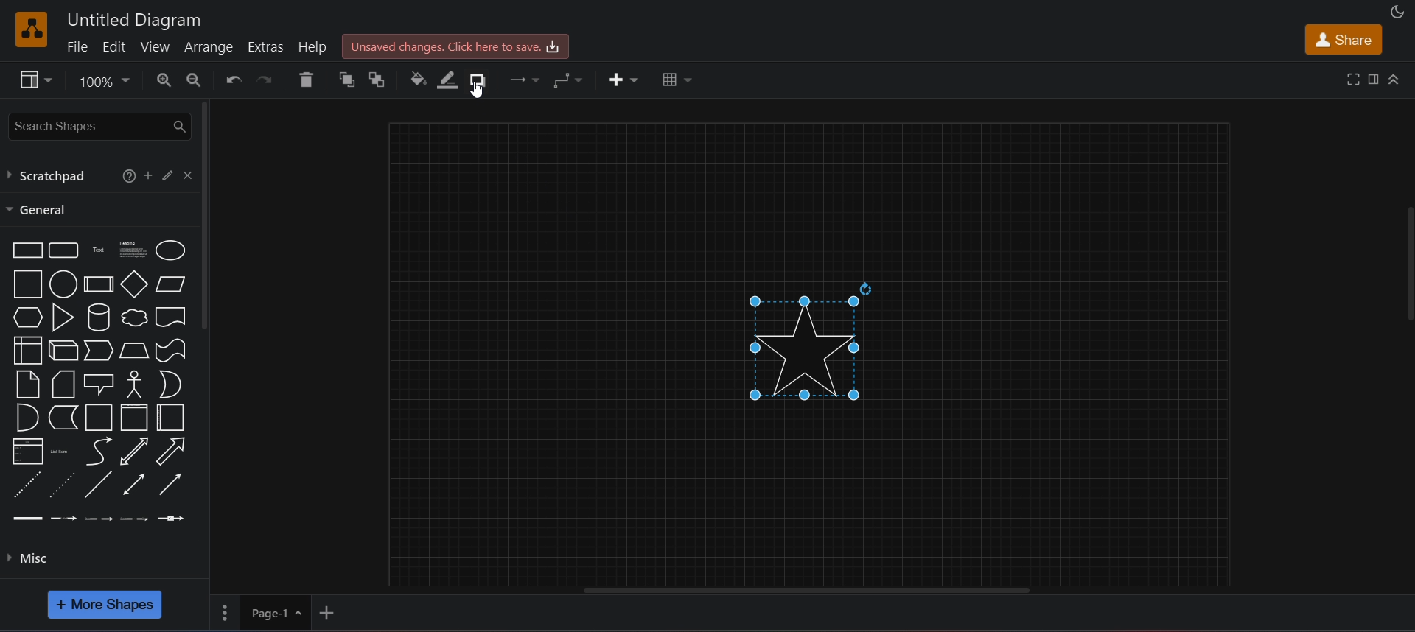 This screenshot has width=1415, height=632. I want to click on ellipse, so click(172, 250).